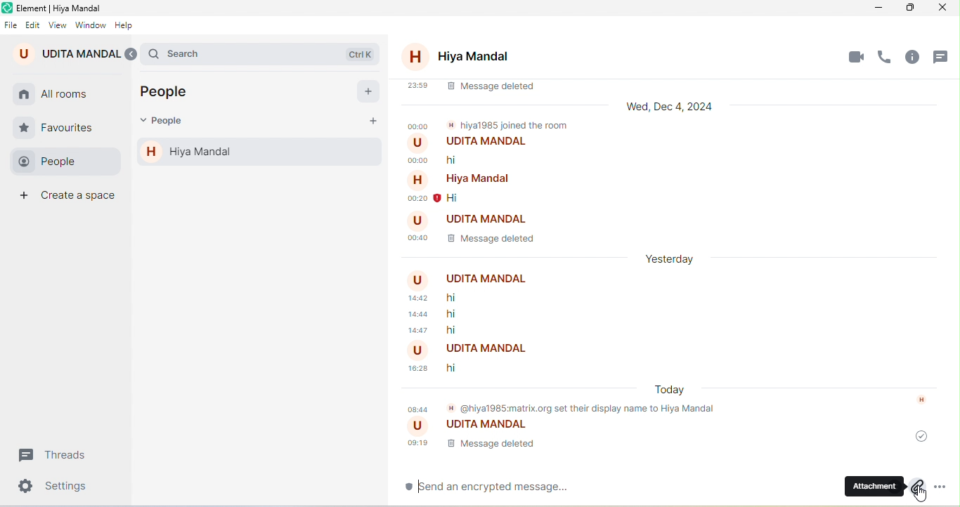  Describe the element at coordinates (417, 331) in the screenshot. I see `time` at that location.